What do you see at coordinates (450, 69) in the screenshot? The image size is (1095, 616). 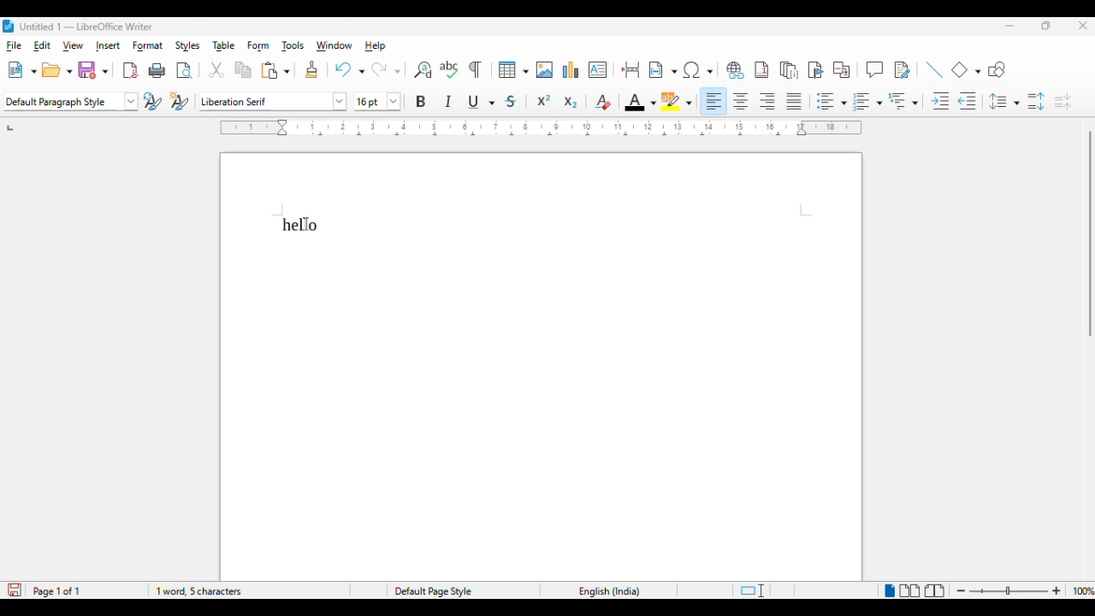 I see `check spelling` at bounding box center [450, 69].